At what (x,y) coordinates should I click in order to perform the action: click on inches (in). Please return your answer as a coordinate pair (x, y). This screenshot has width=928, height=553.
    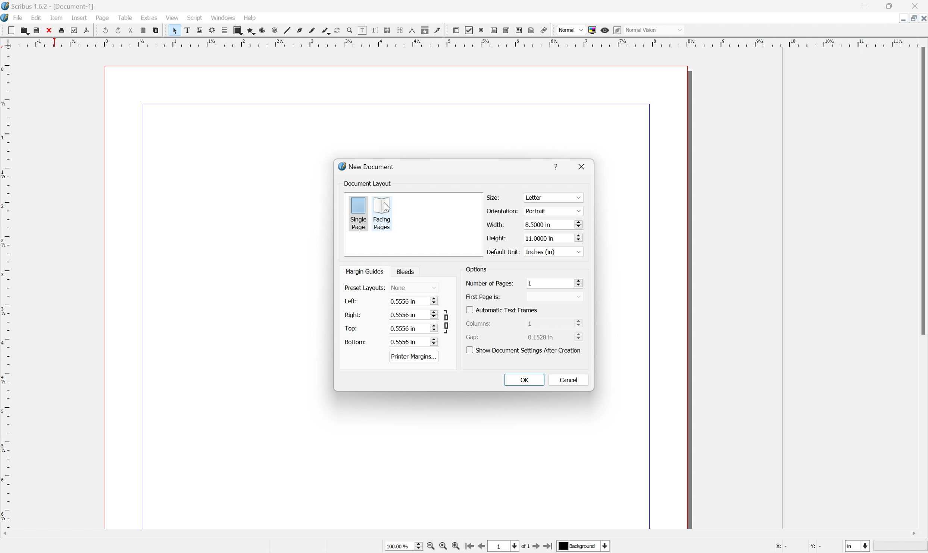
    Looking at the image, I should click on (552, 251).